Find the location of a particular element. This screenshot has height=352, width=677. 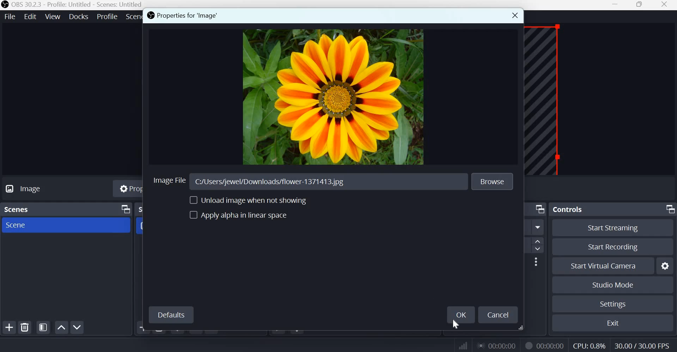

Windows size toggle is located at coordinates (639, 5).